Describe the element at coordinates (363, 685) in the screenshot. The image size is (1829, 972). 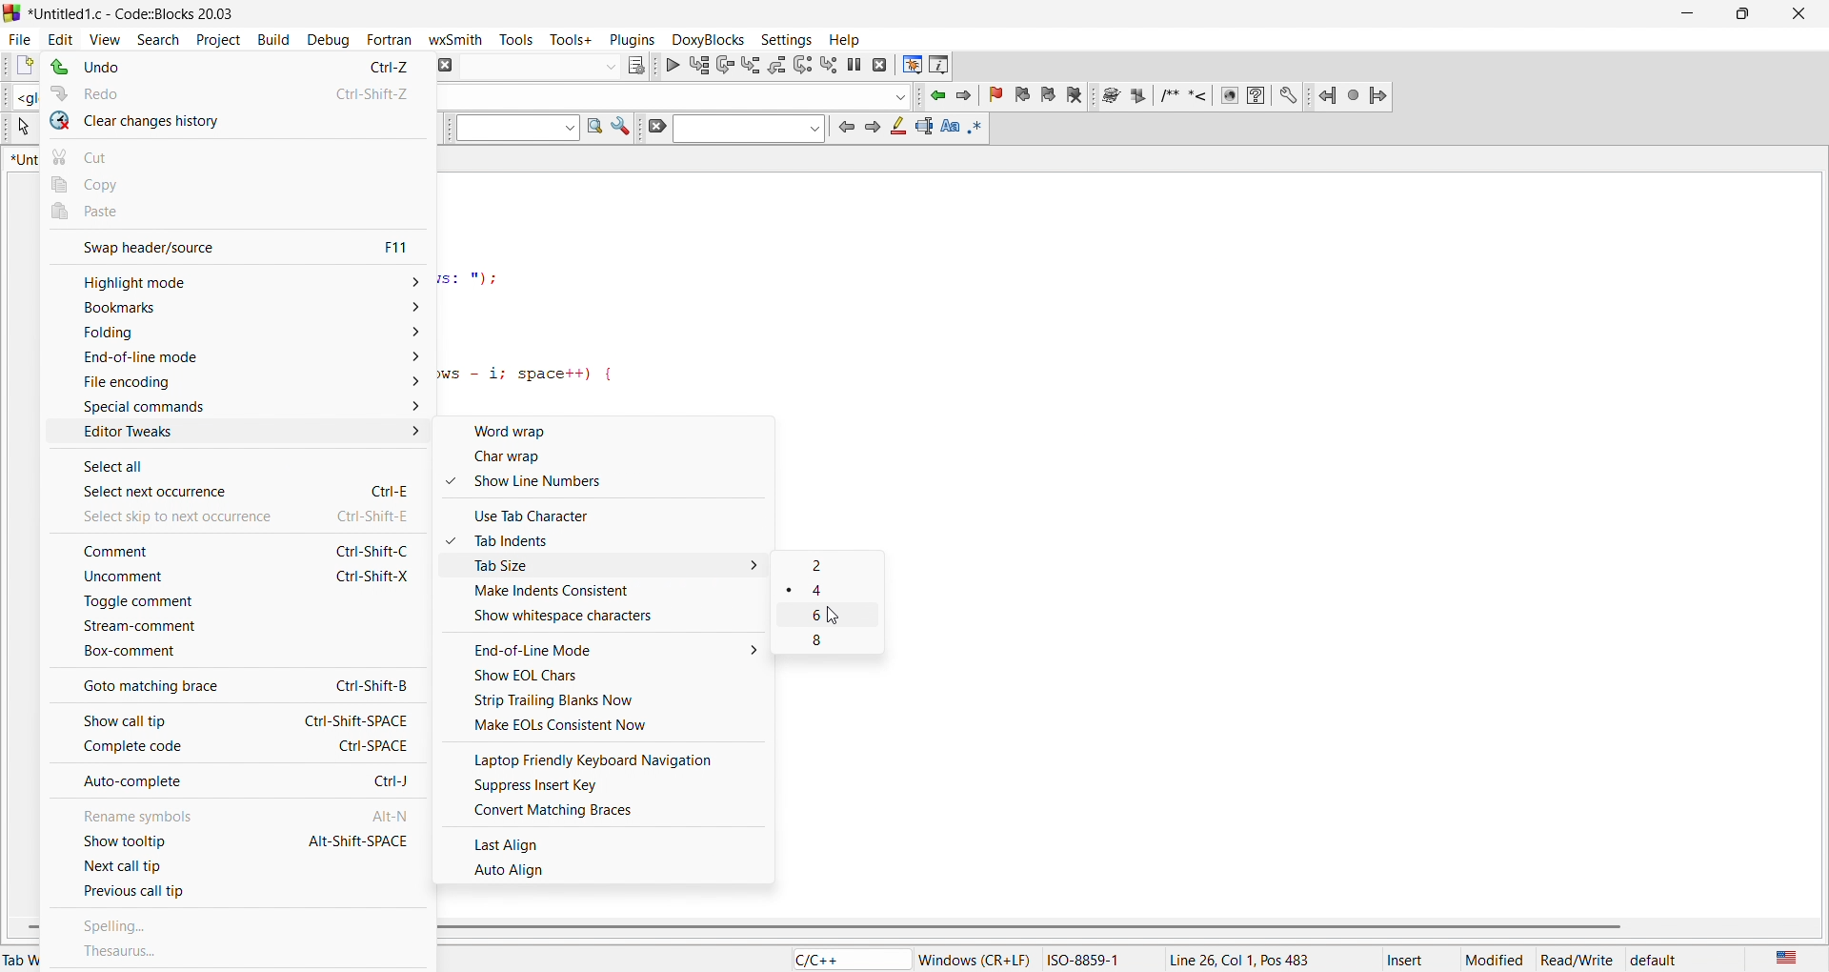
I see `Ctrl-Shift-8` at that location.